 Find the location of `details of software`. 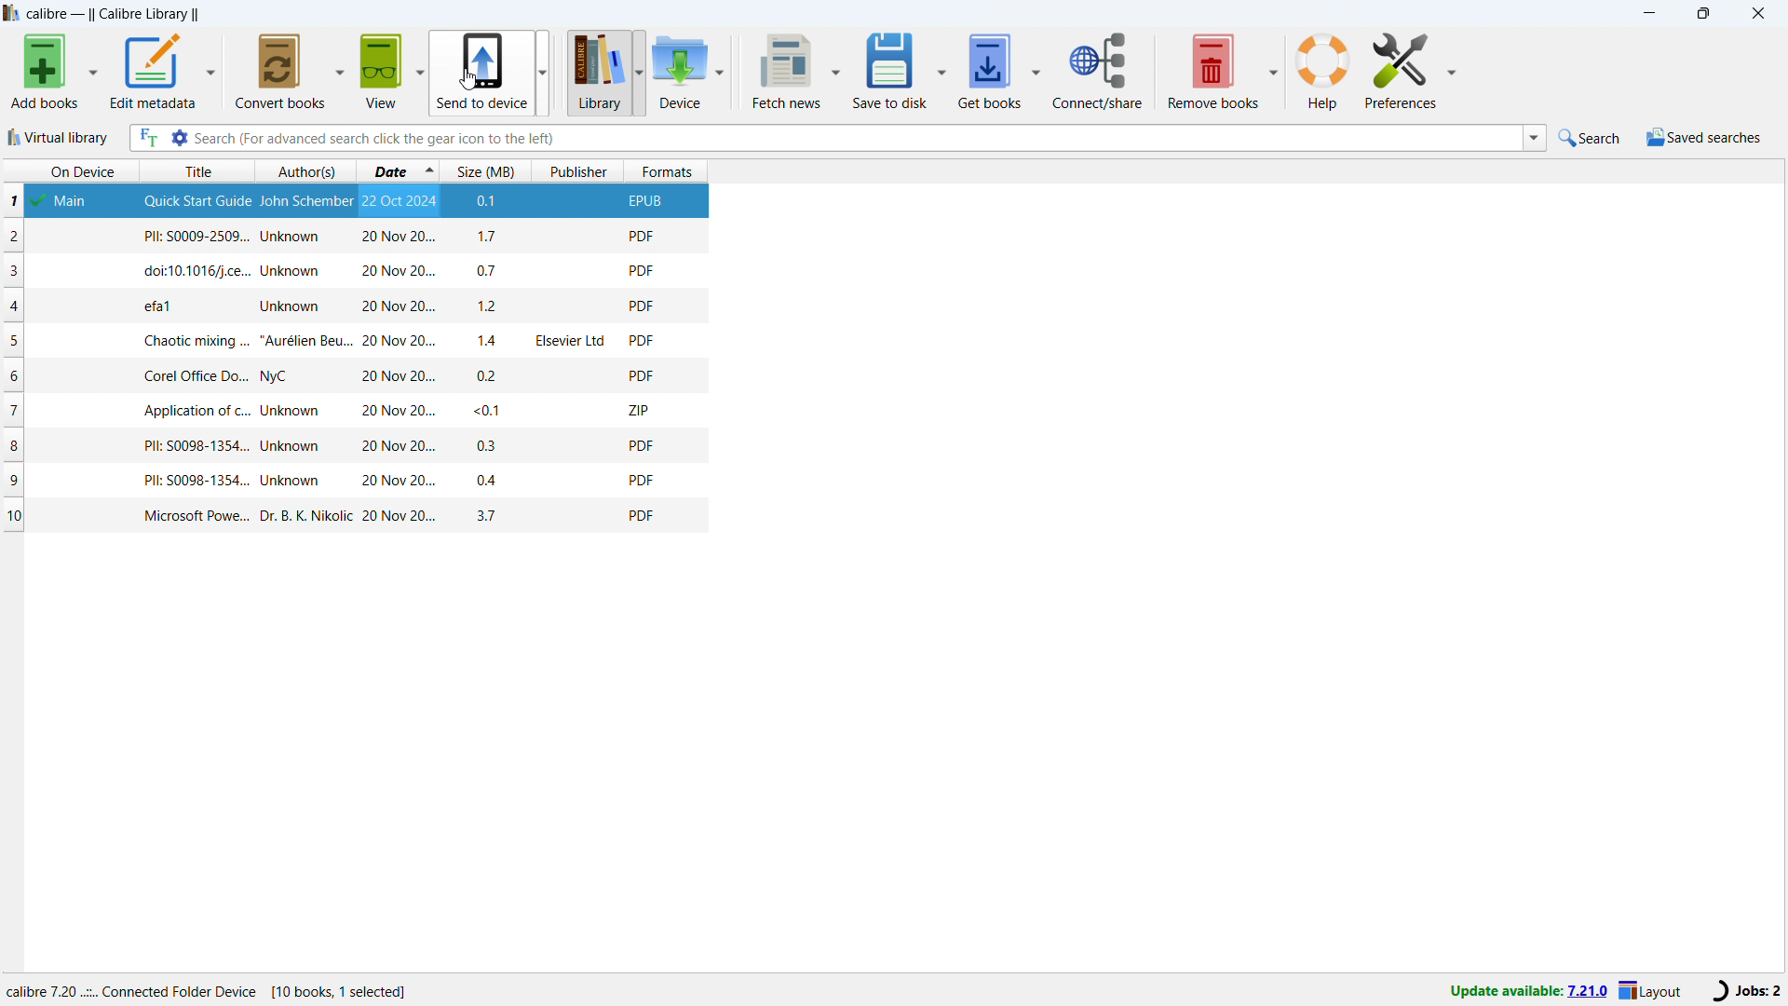

details of software is located at coordinates (210, 991).